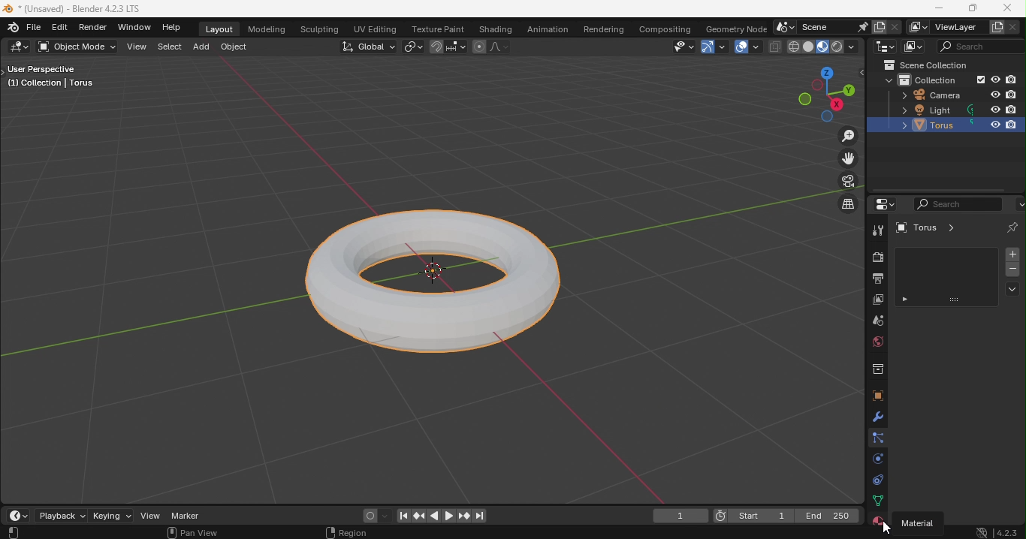  Describe the element at coordinates (175, 28) in the screenshot. I see `Help` at that location.